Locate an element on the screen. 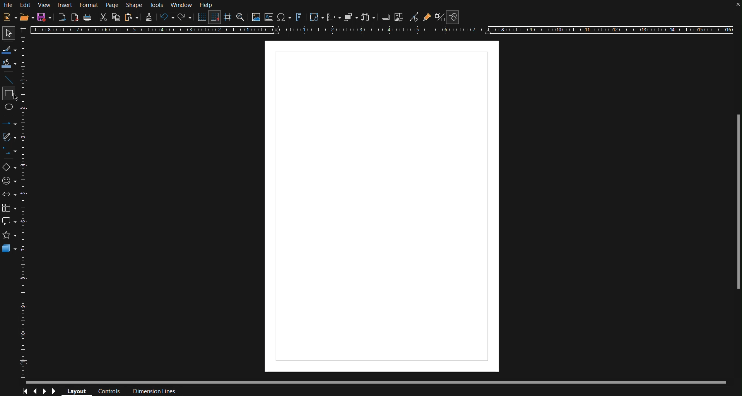 This screenshot has width=742, height=396. Insert Image is located at coordinates (255, 17).